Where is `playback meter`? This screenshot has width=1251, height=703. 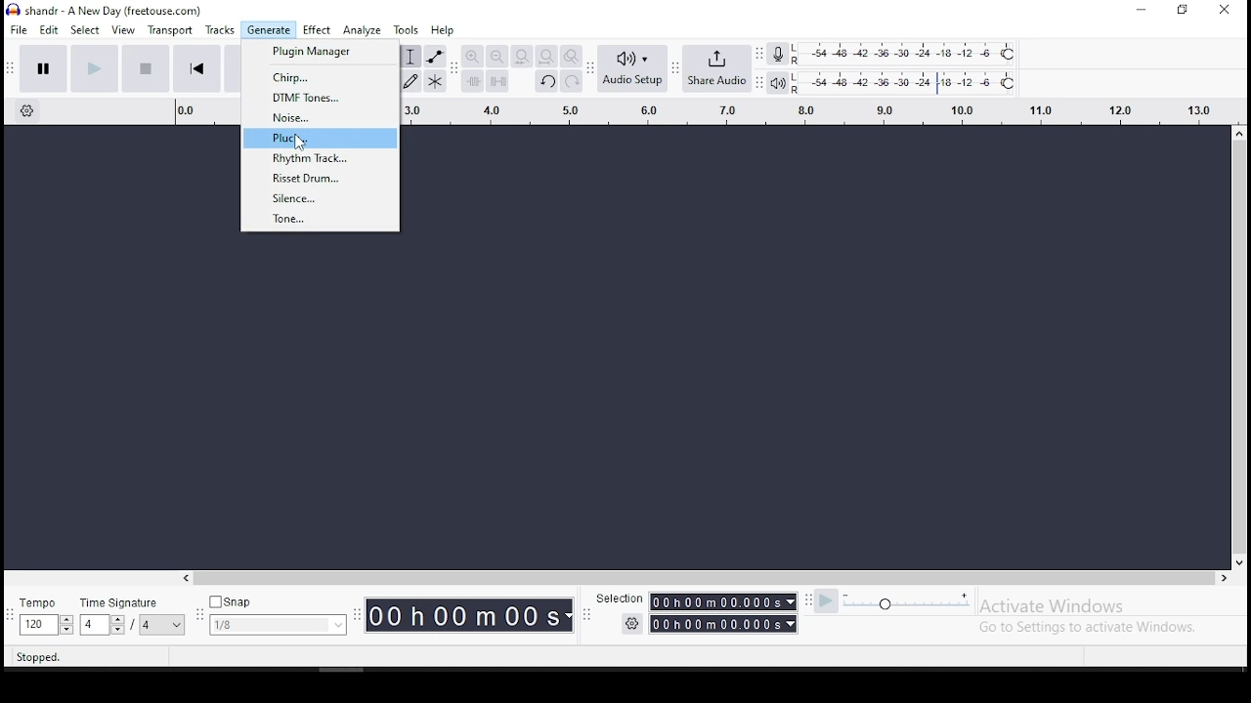
playback meter is located at coordinates (778, 81).